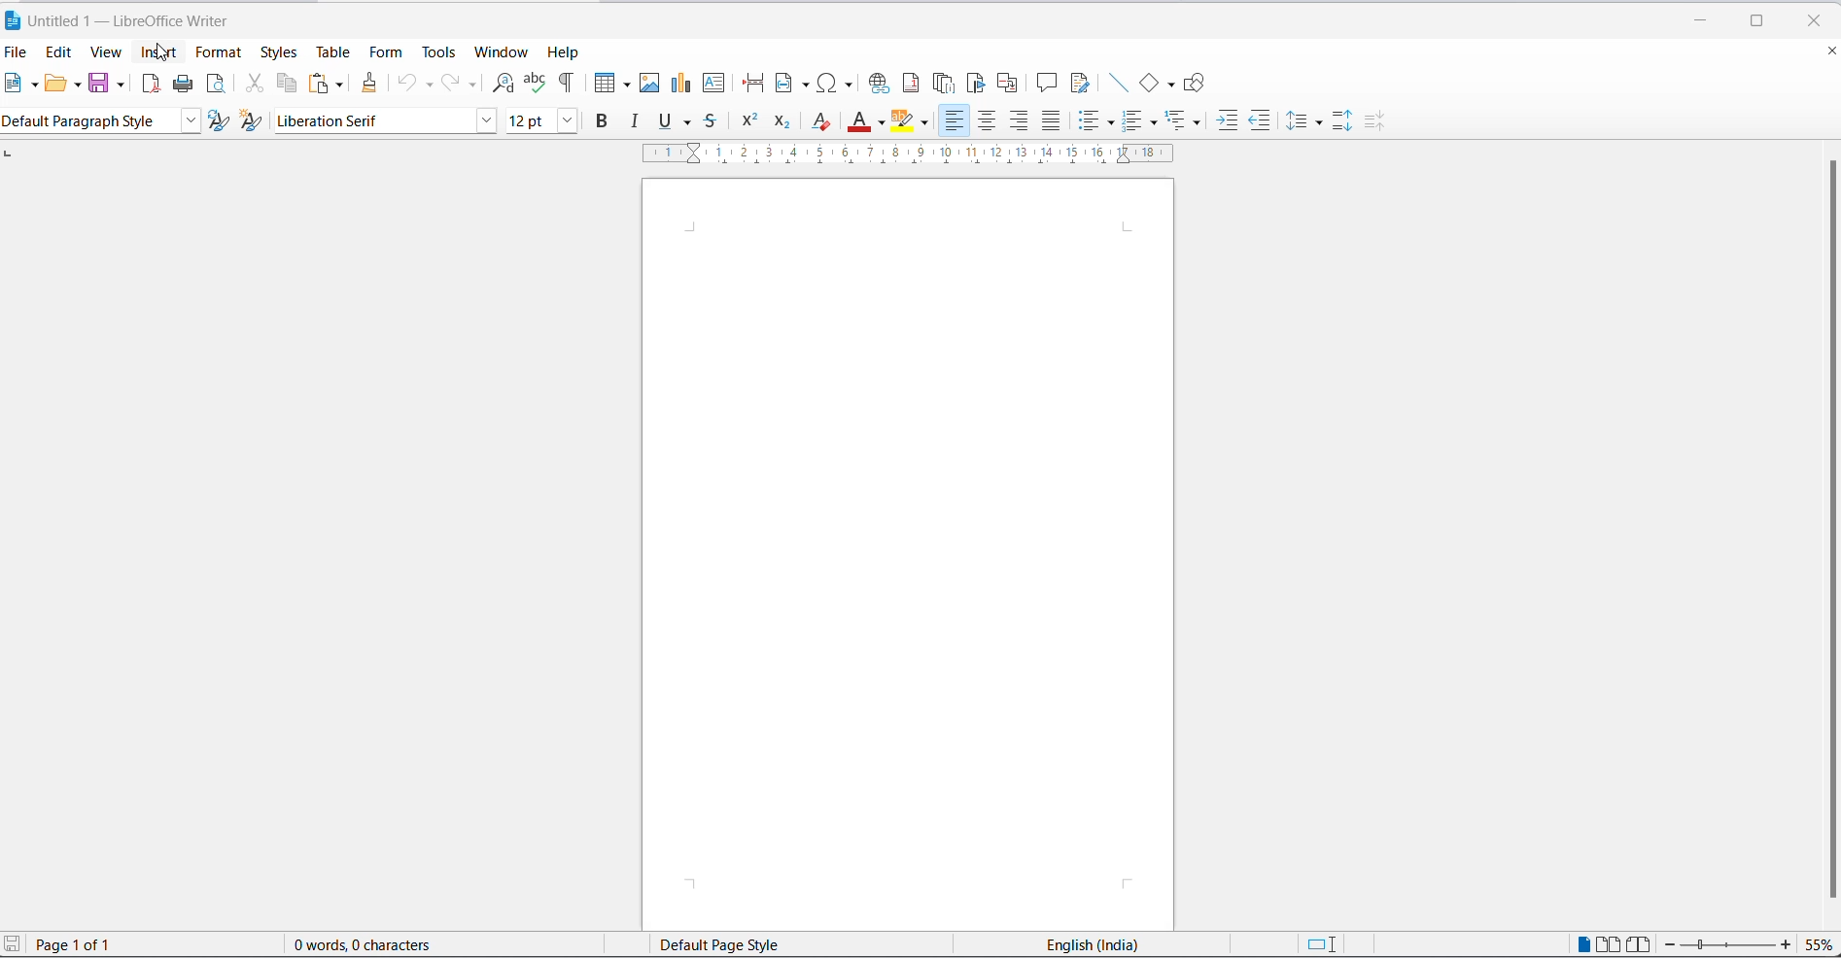 This screenshot has width=1841, height=958. I want to click on line spacing, so click(1301, 123).